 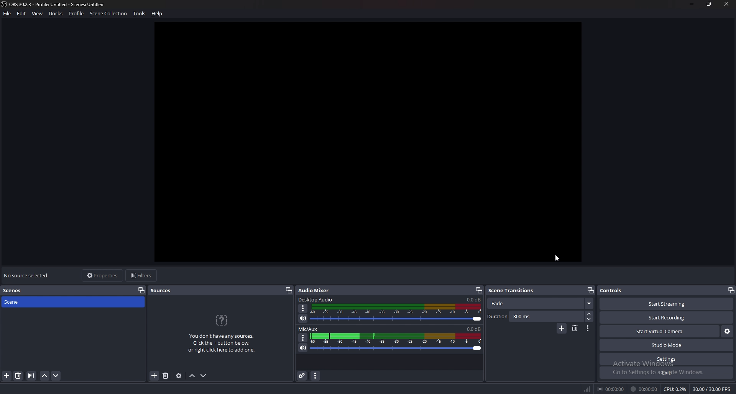 What do you see at coordinates (473, 300) in the screenshot?
I see `desktop audio sound` at bounding box center [473, 300].